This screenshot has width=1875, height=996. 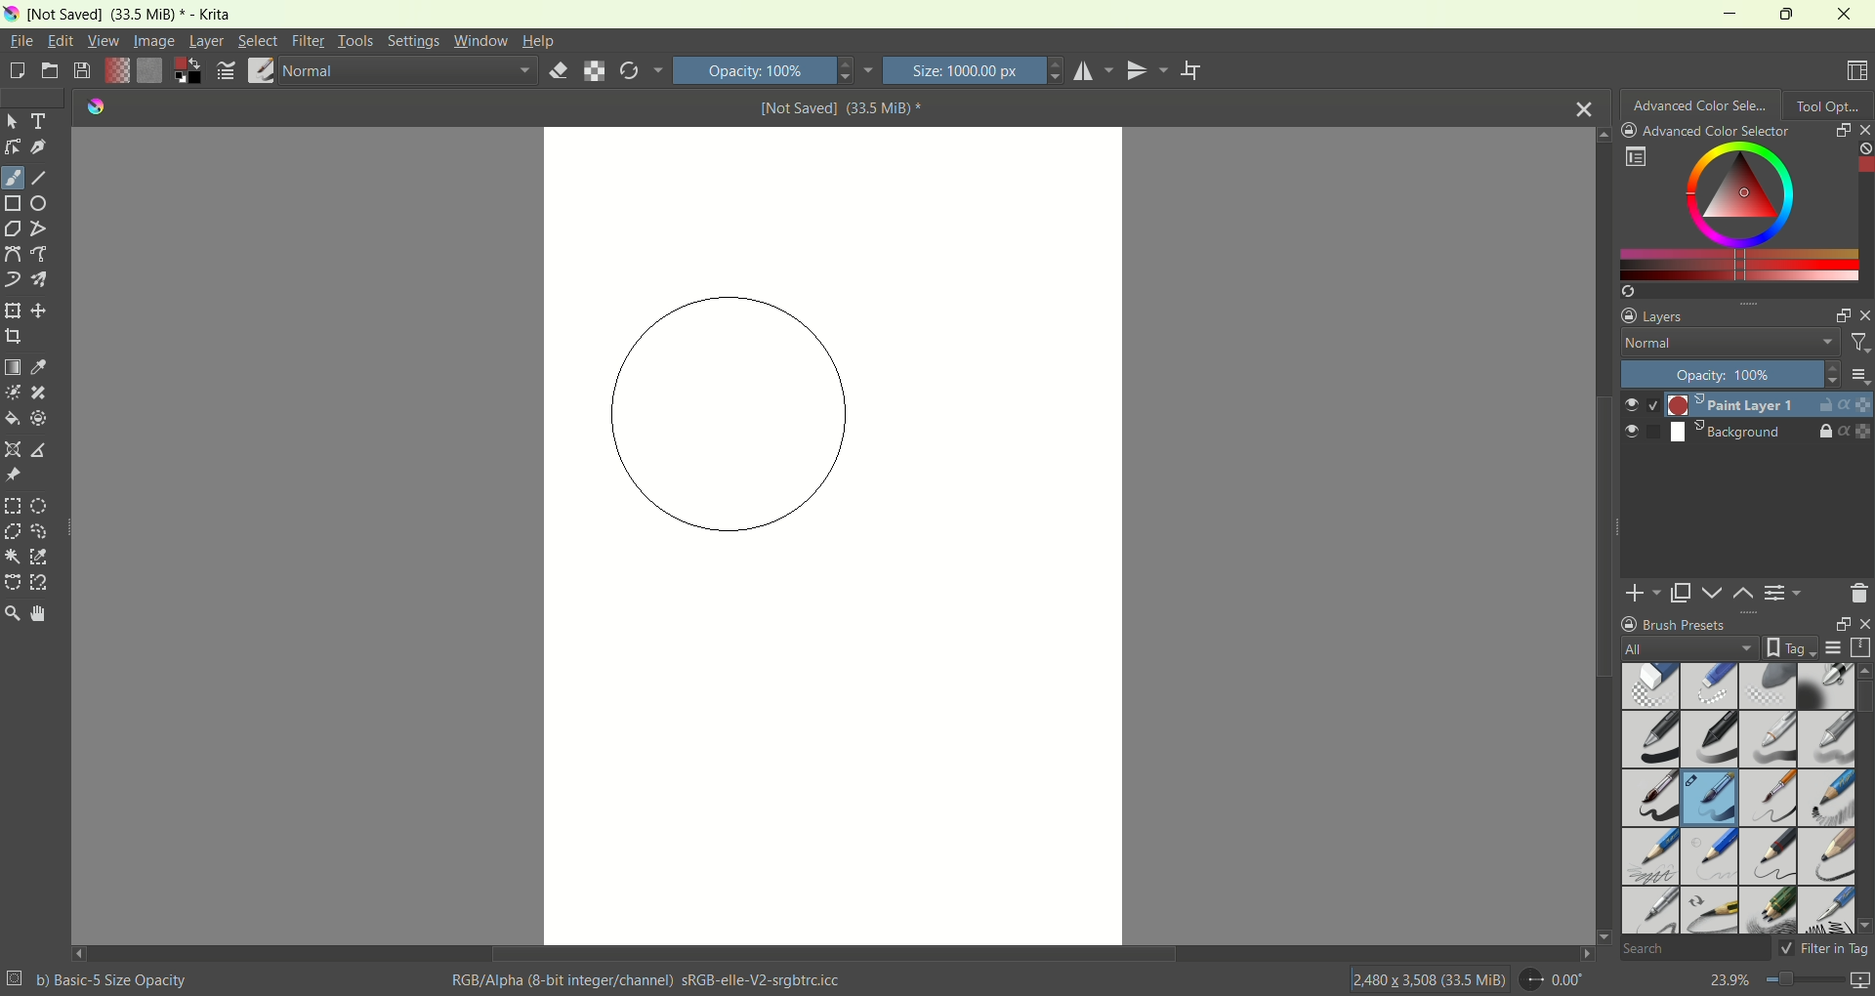 What do you see at coordinates (39, 279) in the screenshot?
I see `multibrush` at bounding box center [39, 279].